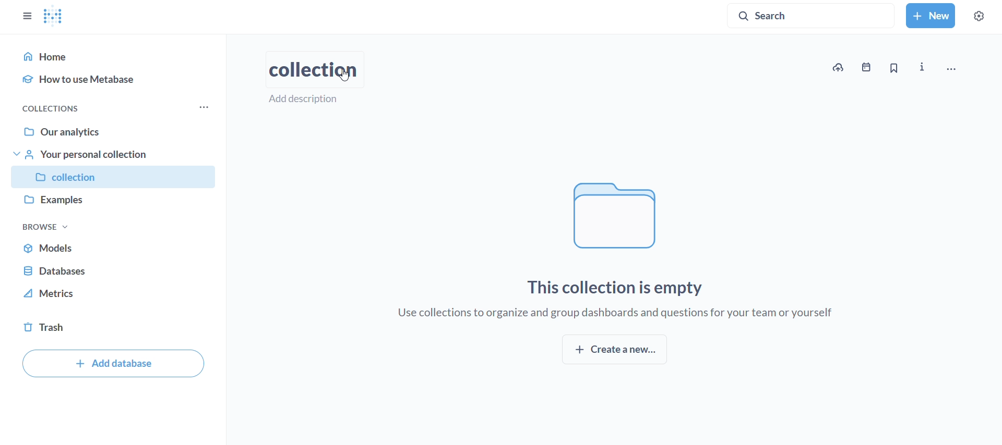 The image size is (1002, 445). I want to click on file logo, so click(618, 216).